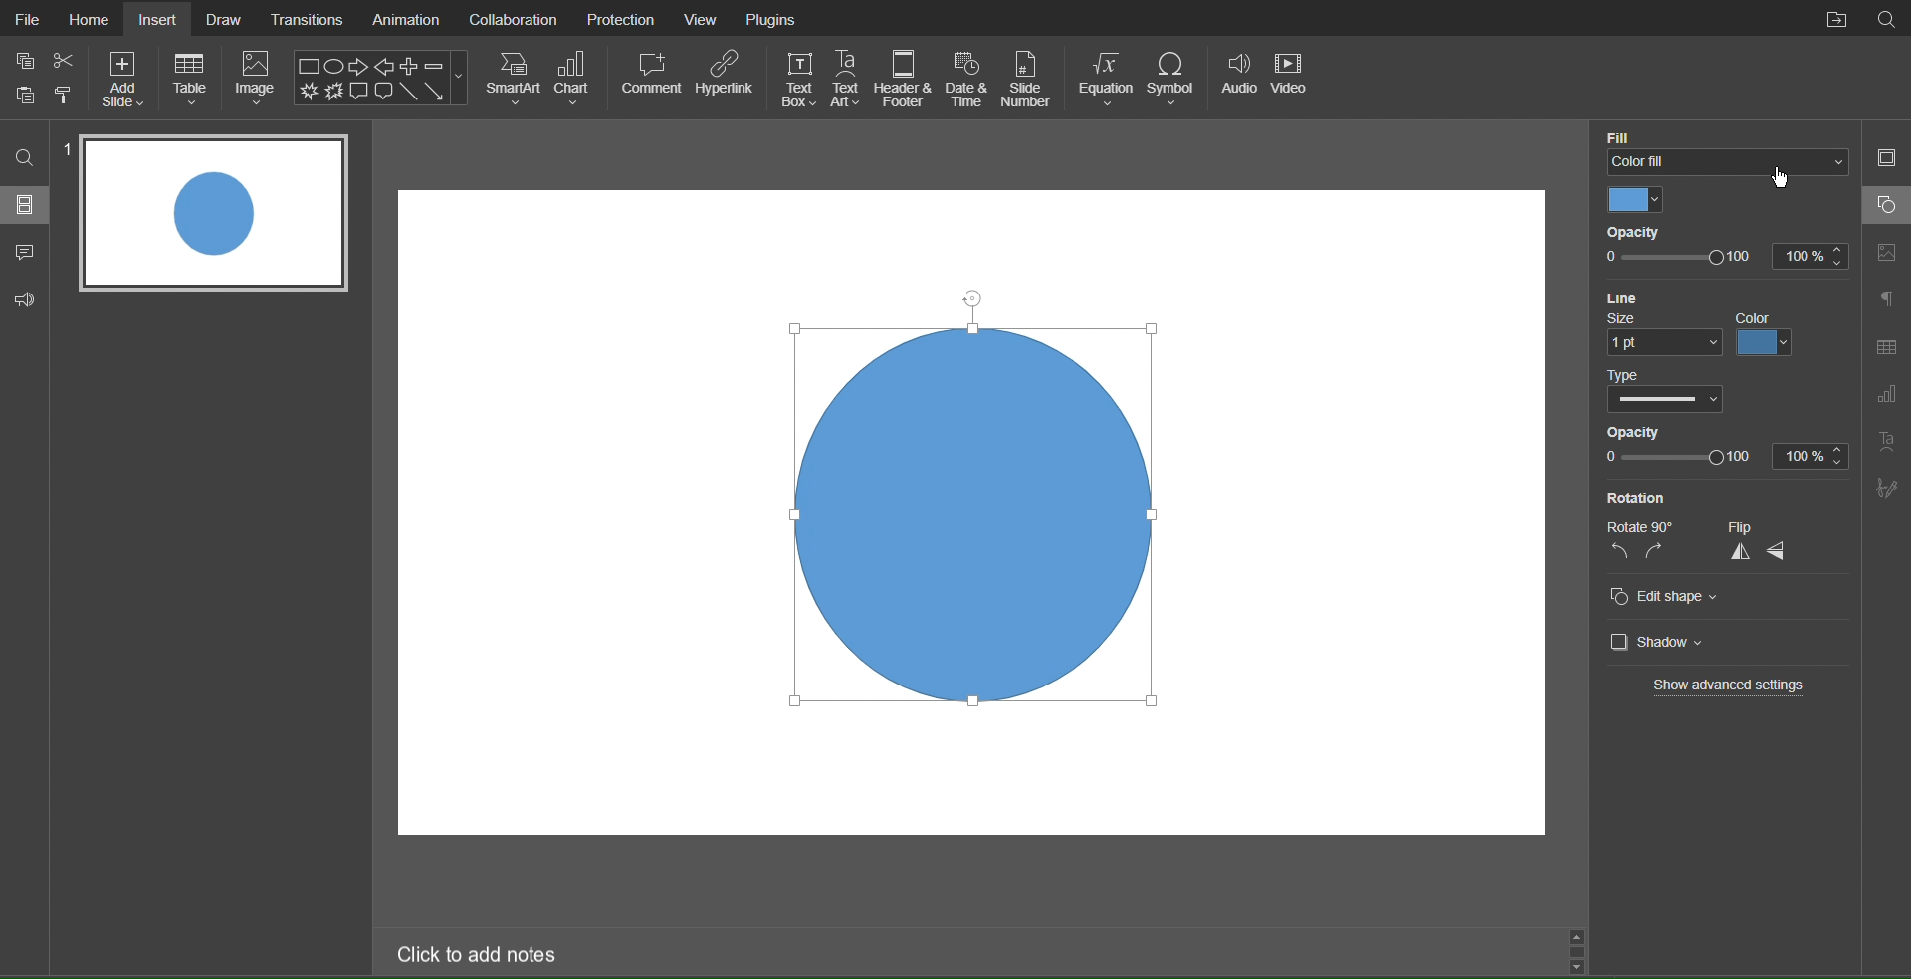 The height and width of the screenshot is (979, 1911). I want to click on Protection, so click(622, 18).